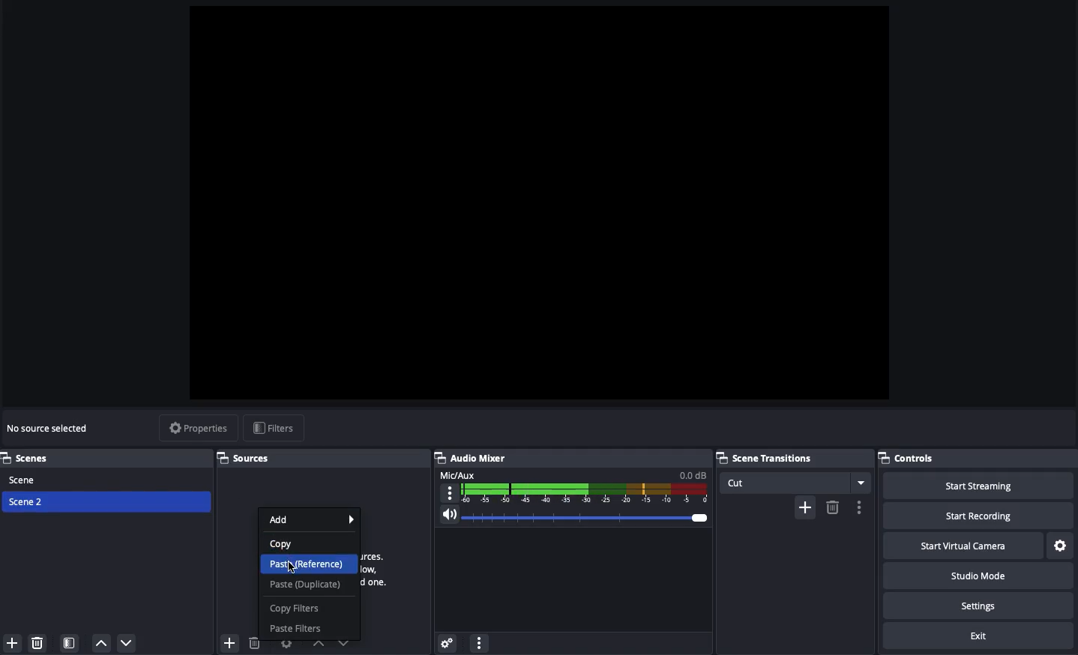 Image resolution: width=1078 pixels, height=655 pixels. What do you see at coordinates (975, 575) in the screenshot?
I see `Studio mode` at bounding box center [975, 575].